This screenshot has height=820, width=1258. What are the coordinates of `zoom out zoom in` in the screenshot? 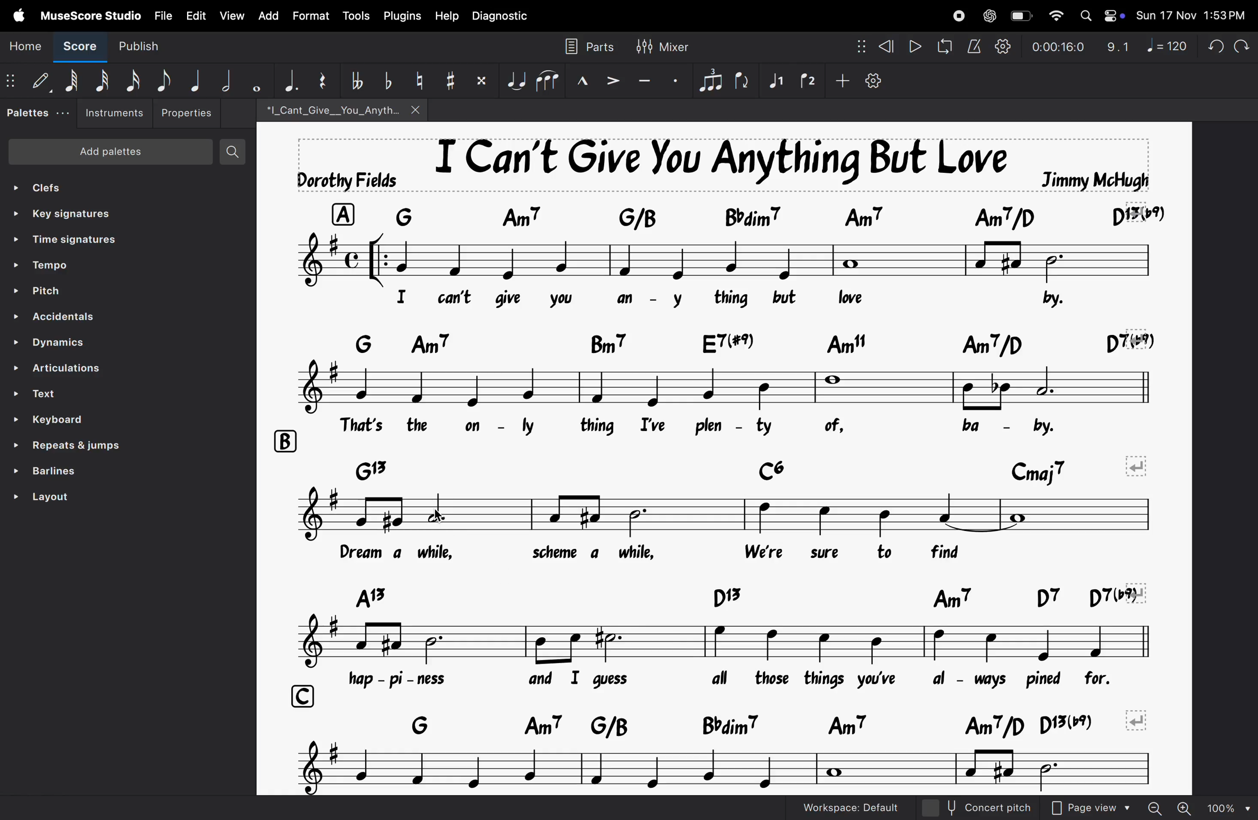 It's located at (1191, 808).